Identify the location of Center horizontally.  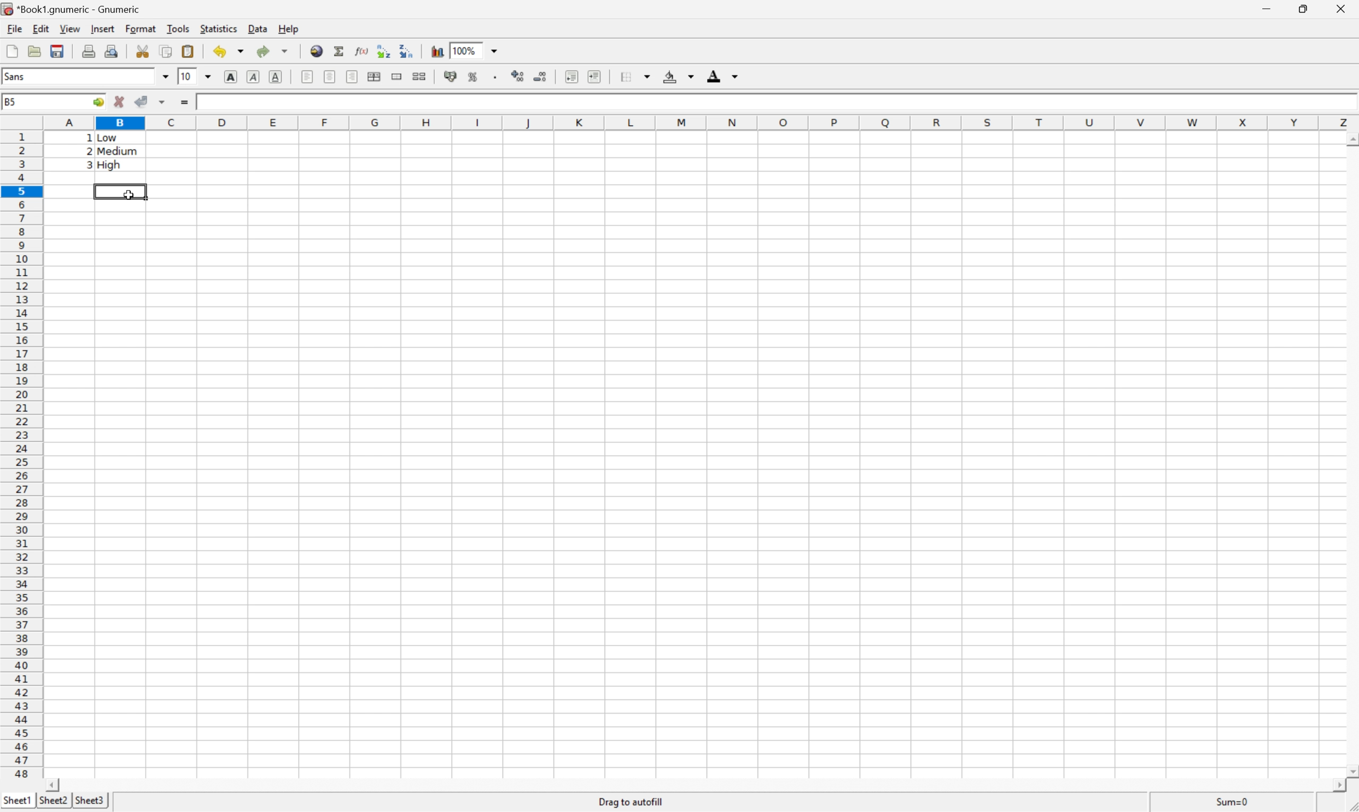
(330, 75).